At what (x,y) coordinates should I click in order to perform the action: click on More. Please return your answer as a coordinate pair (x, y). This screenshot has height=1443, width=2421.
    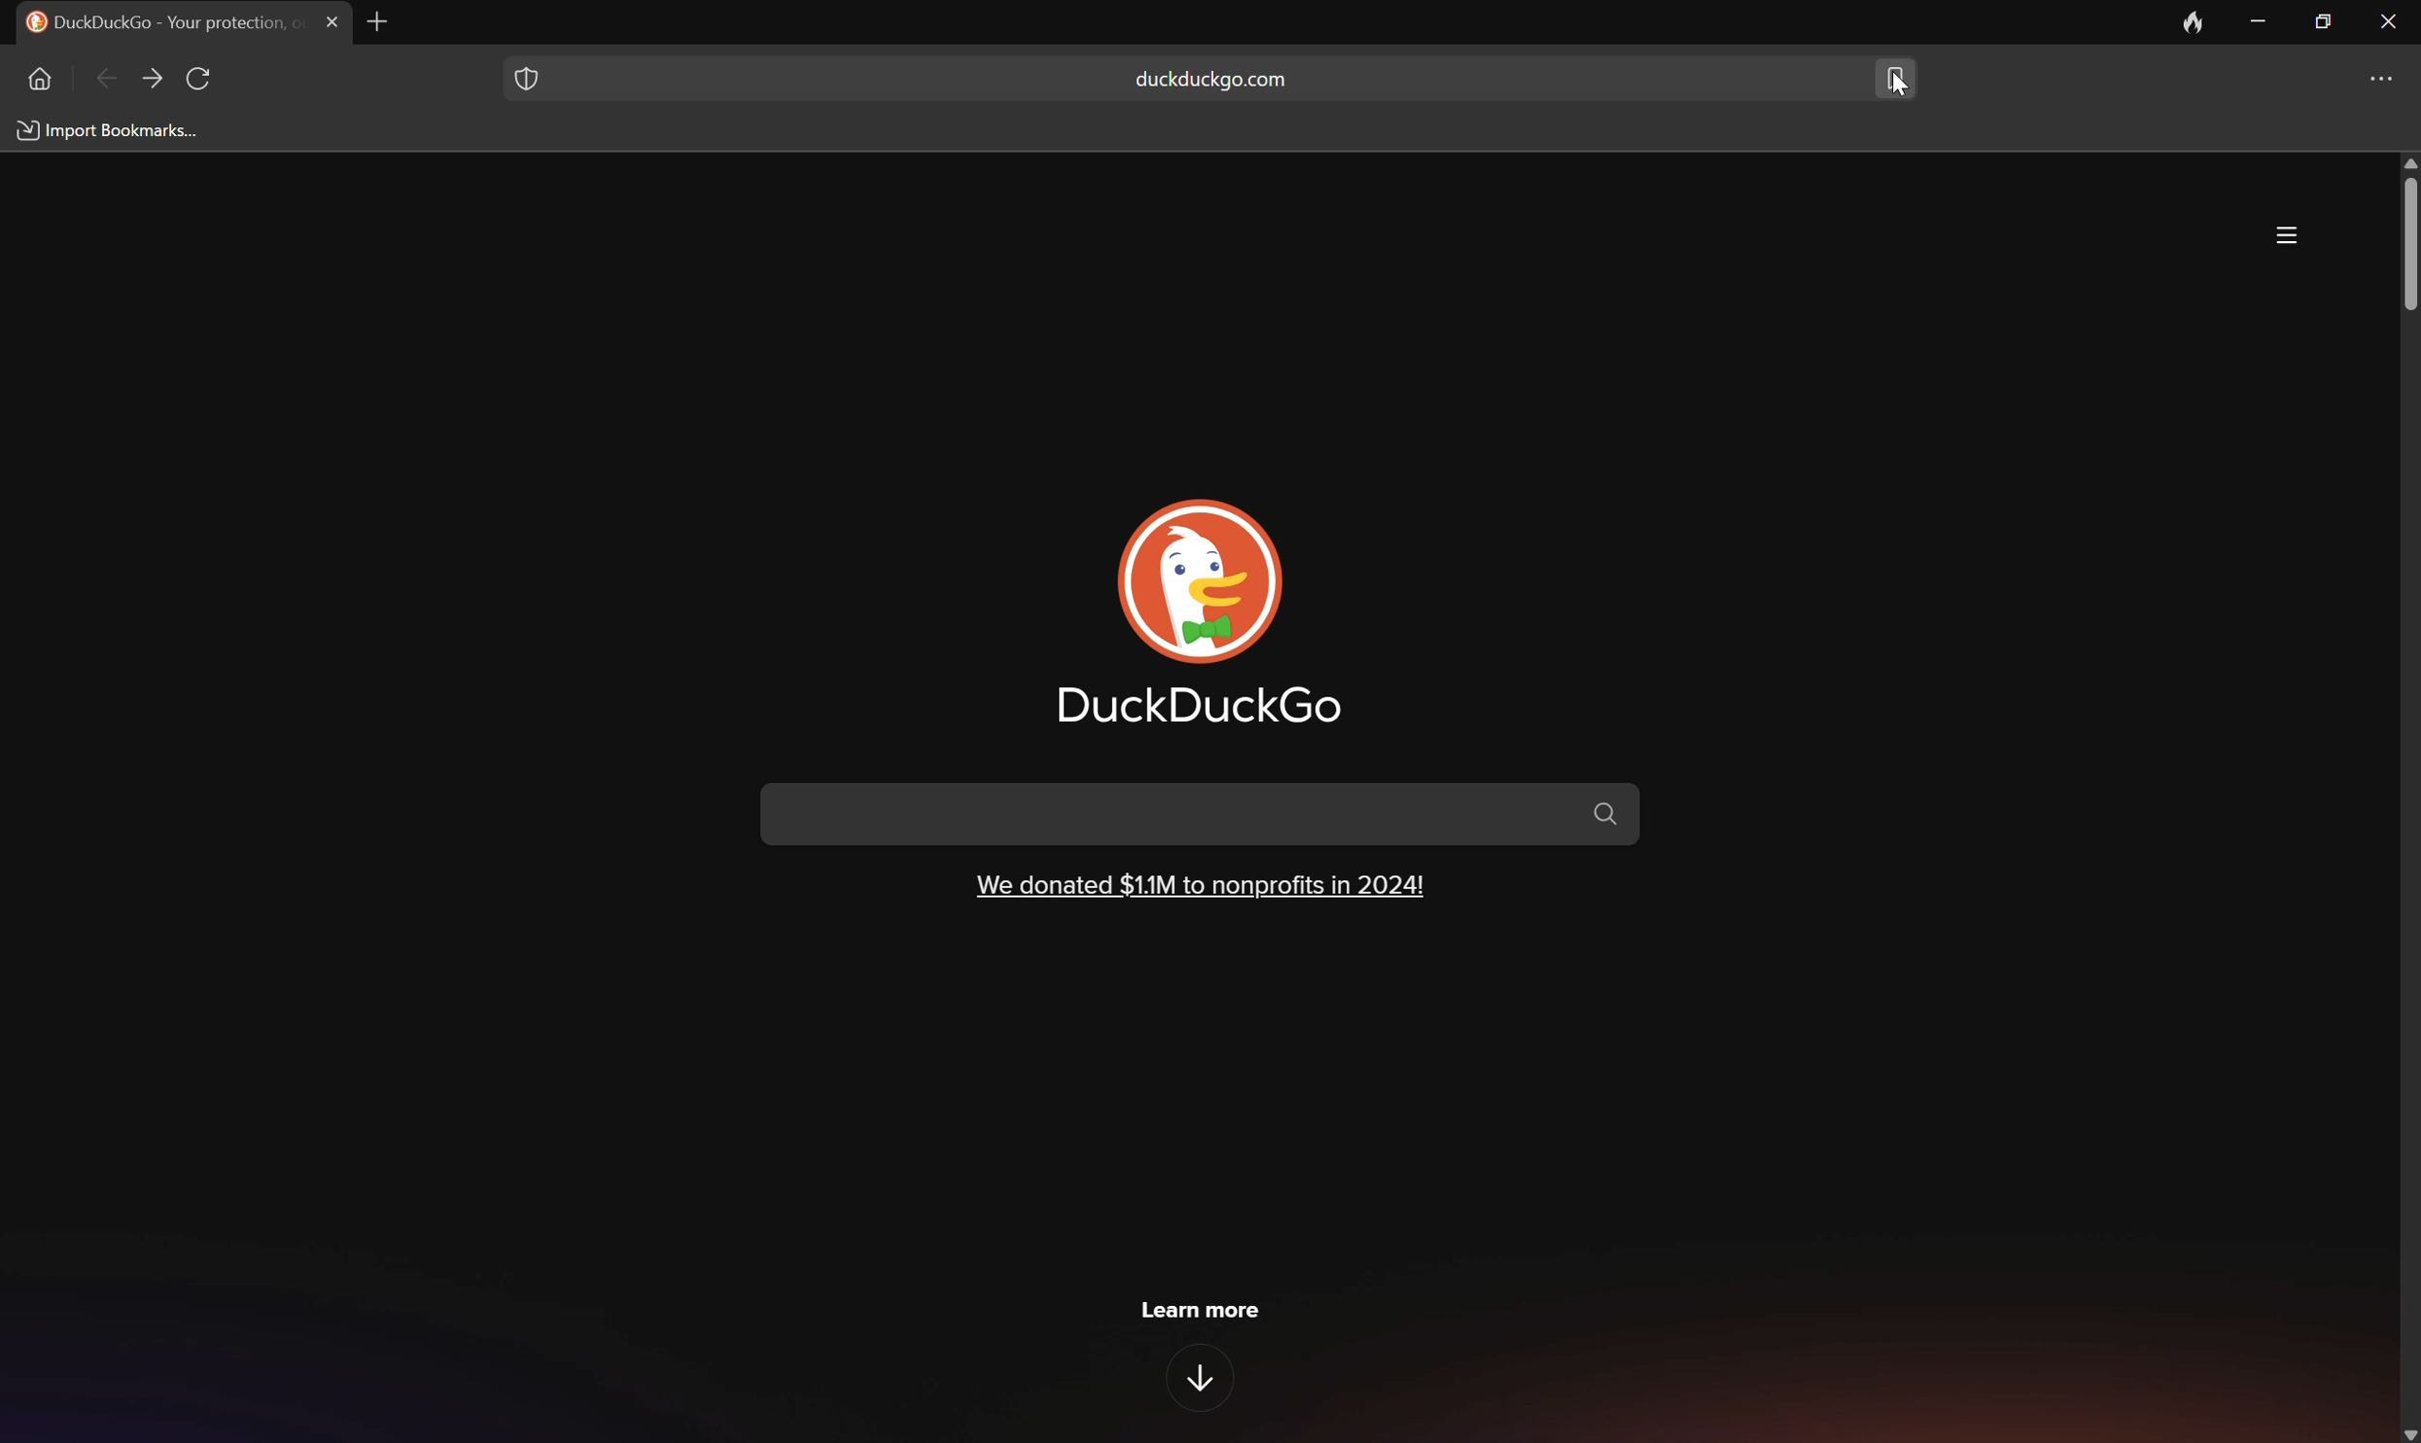
    Looking at the image, I should click on (2388, 79).